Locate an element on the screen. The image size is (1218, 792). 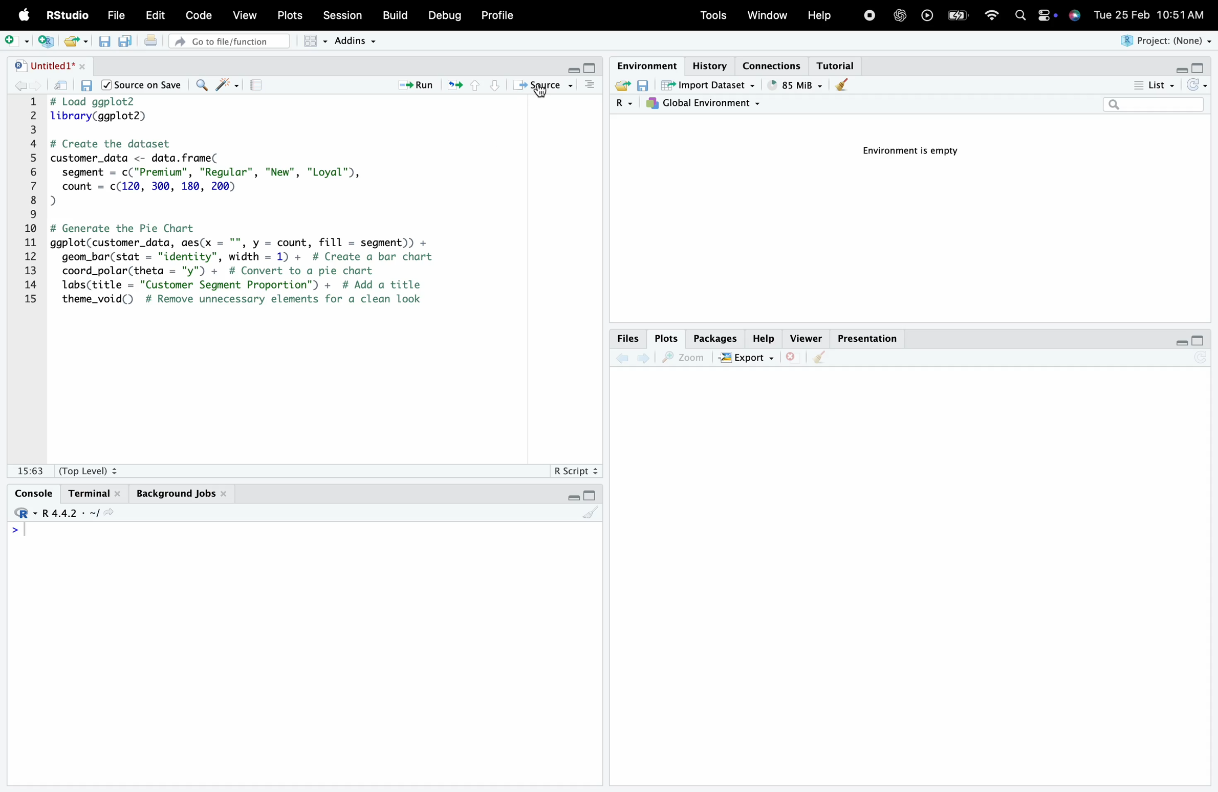
back is located at coordinates (623, 360).